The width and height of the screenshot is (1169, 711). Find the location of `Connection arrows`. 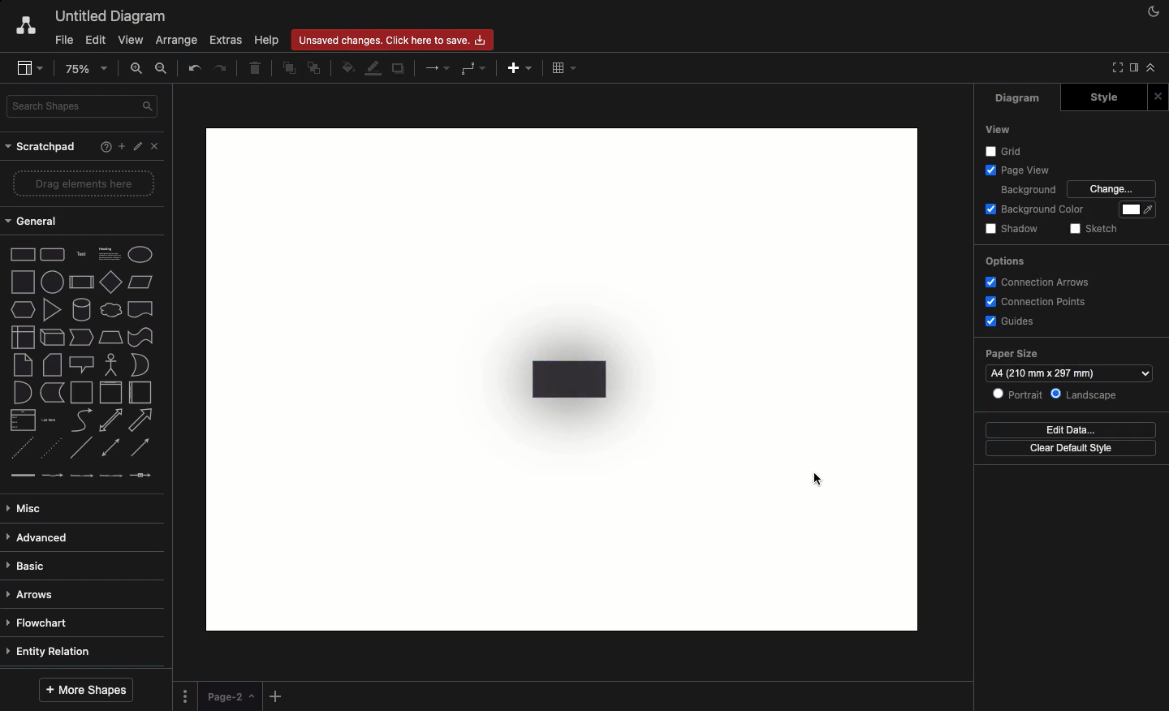

Connection arrows is located at coordinates (1035, 282).